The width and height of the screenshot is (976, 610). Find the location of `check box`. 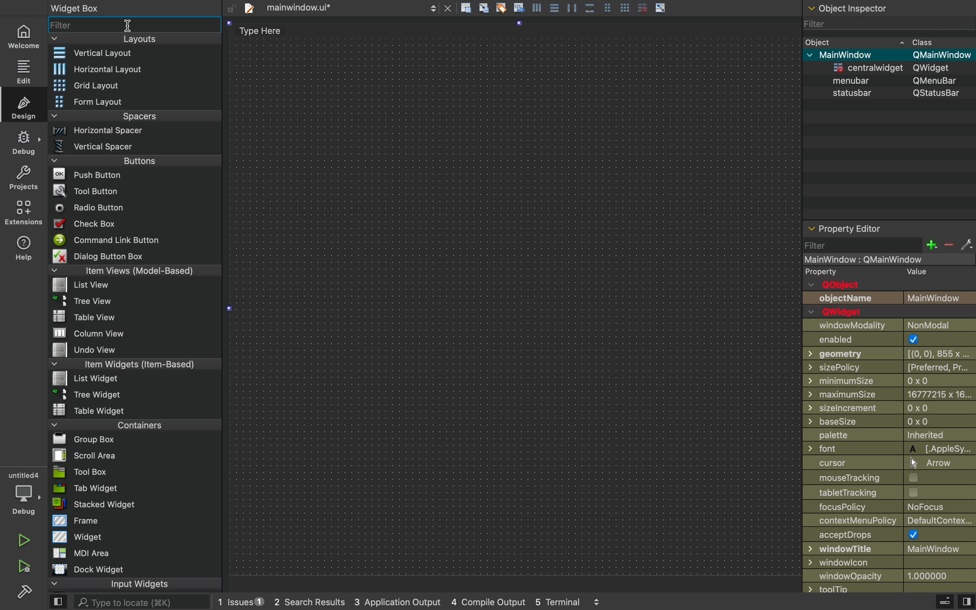

check box is located at coordinates (134, 222).